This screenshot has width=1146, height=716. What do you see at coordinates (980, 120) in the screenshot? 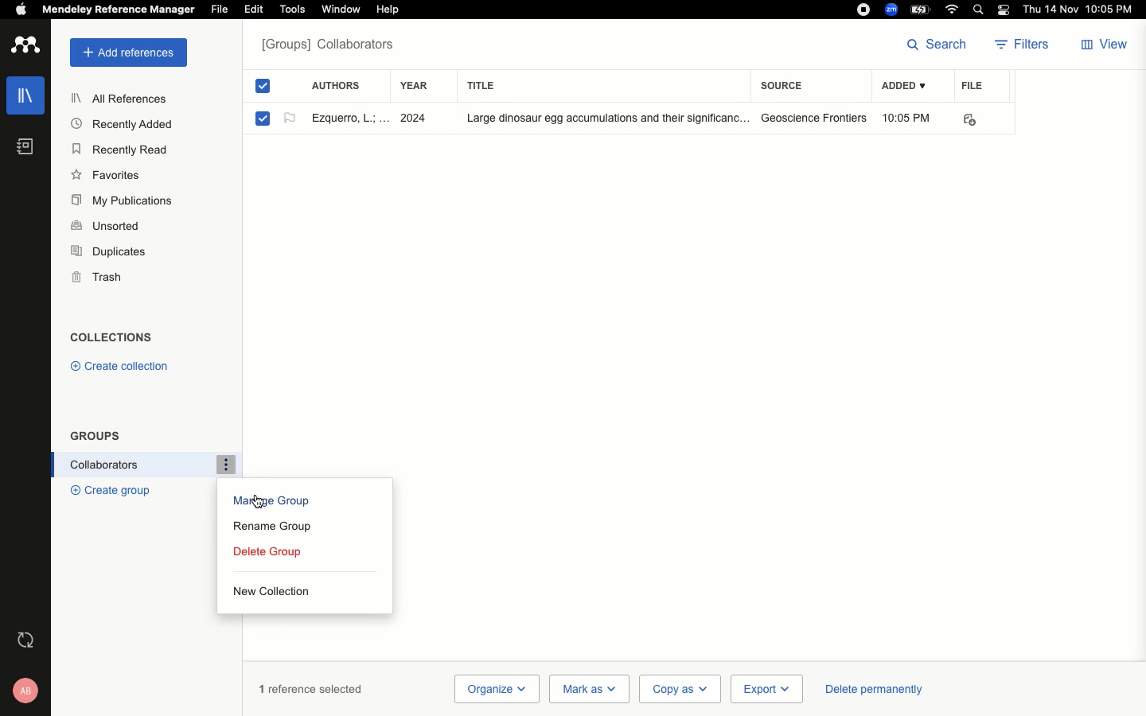
I see `PDF` at bounding box center [980, 120].